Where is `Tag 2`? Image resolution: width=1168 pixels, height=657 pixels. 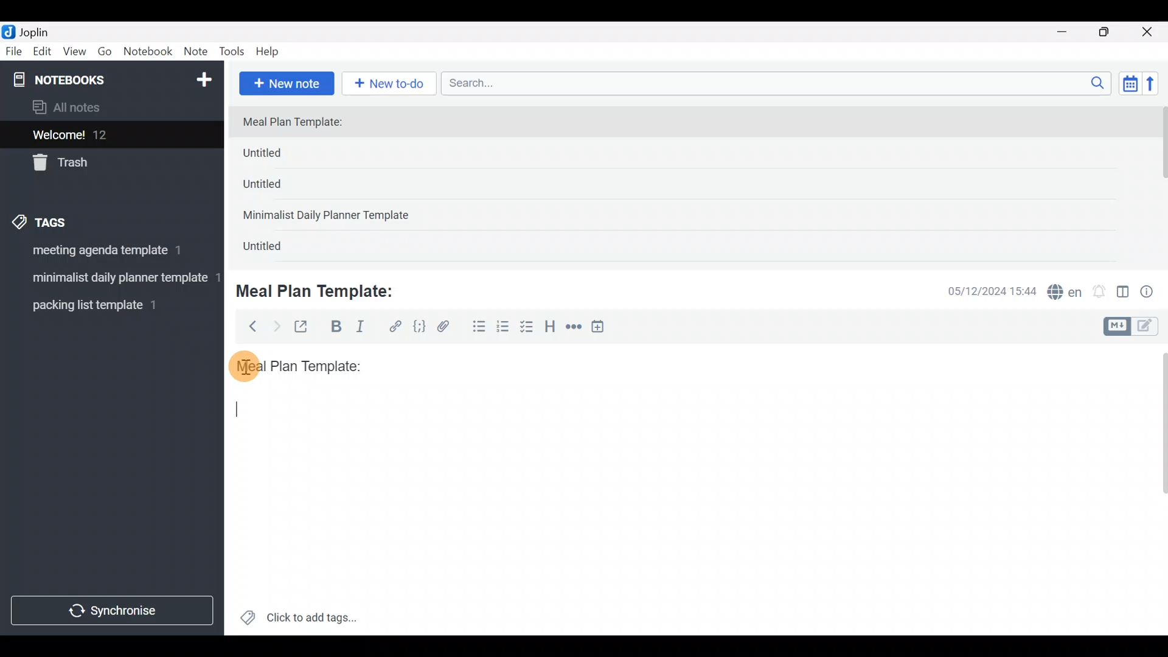 Tag 2 is located at coordinates (111, 279).